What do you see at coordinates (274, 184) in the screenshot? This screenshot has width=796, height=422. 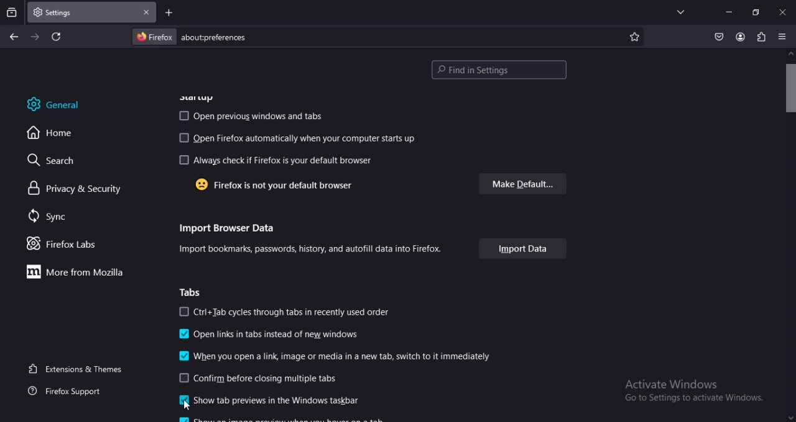 I see `Firefox is not your default browser` at bounding box center [274, 184].